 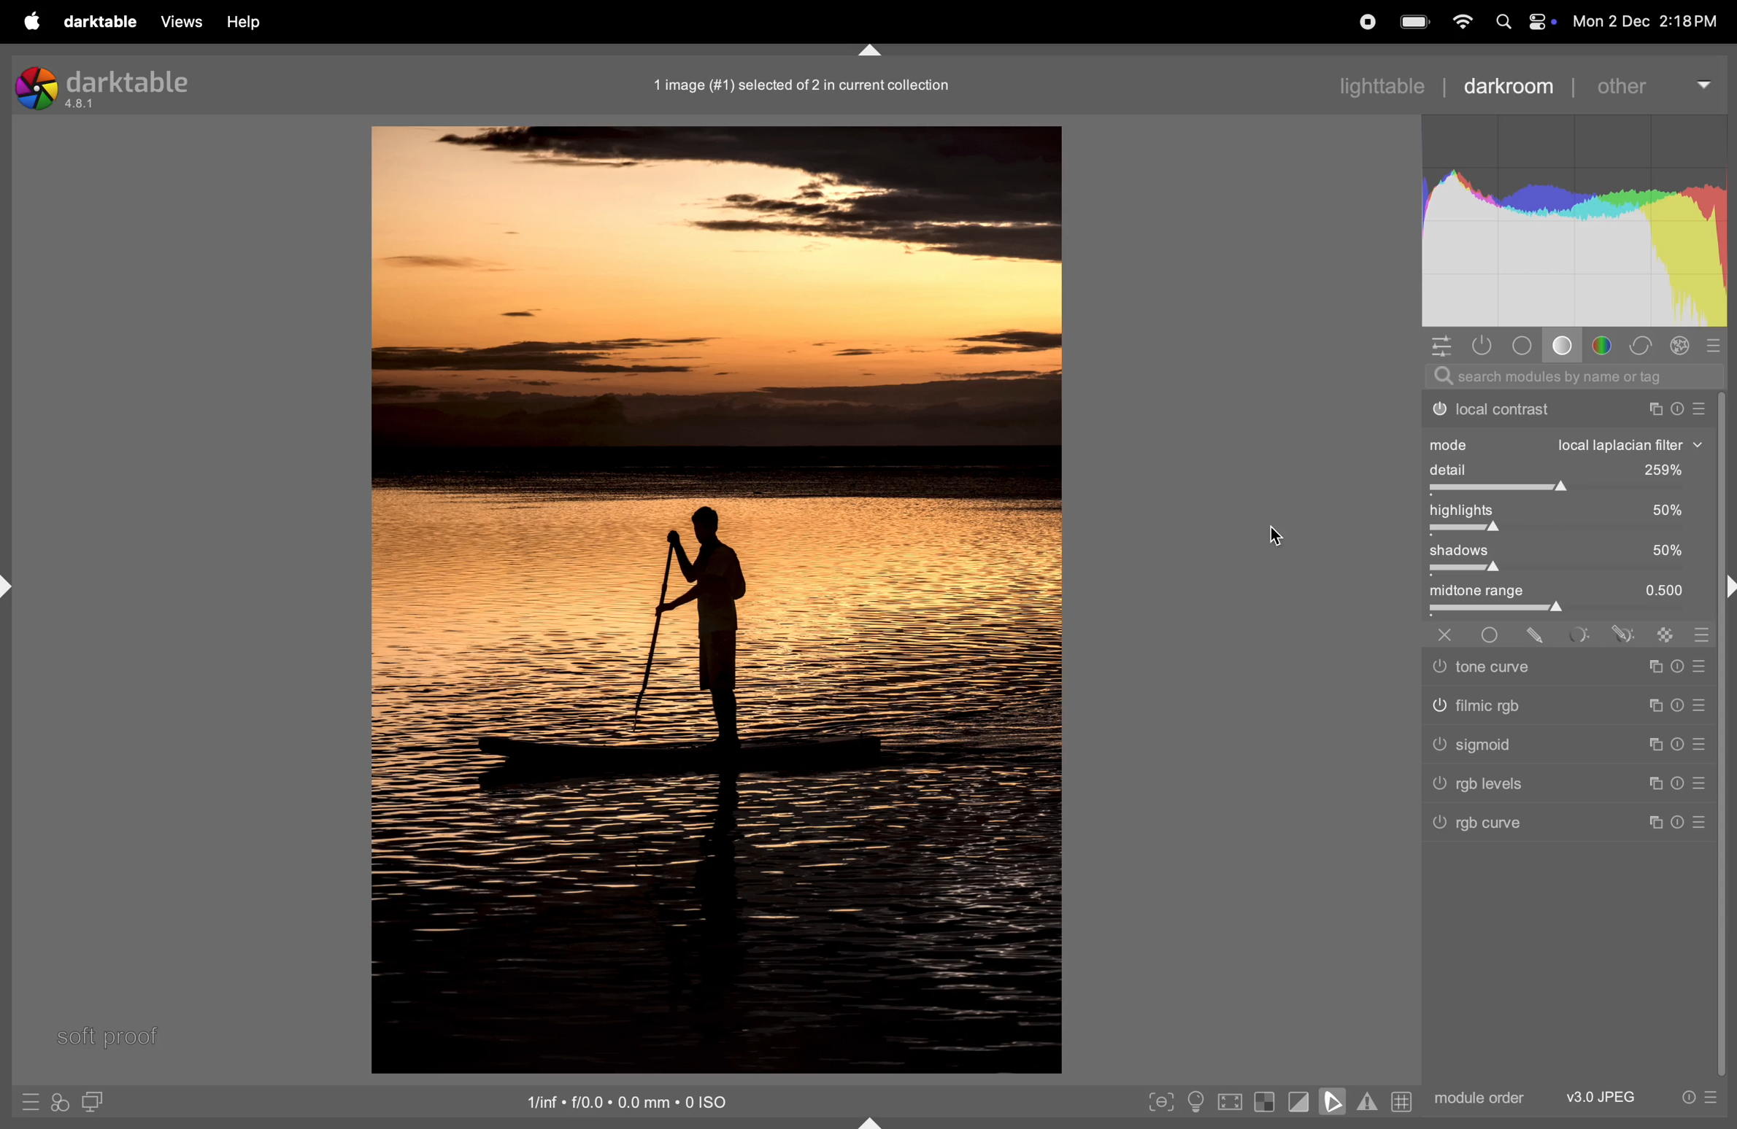 What do you see at coordinates (1655, 742) in the screenshot?
I see `sign ` at bounding box center [1655, 742].